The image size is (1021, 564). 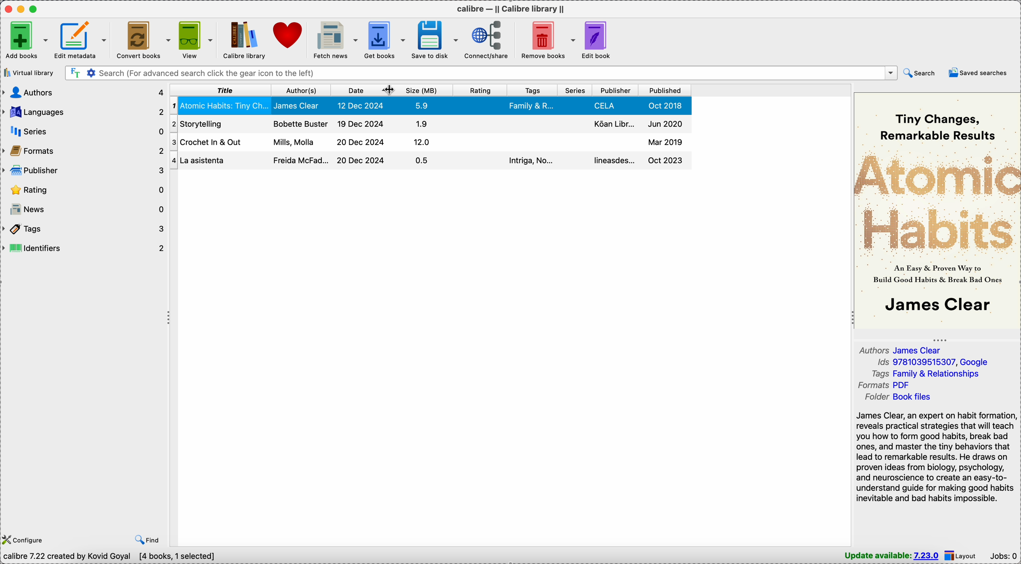 I want to click on formats PDF, so click(x=881, y=385).